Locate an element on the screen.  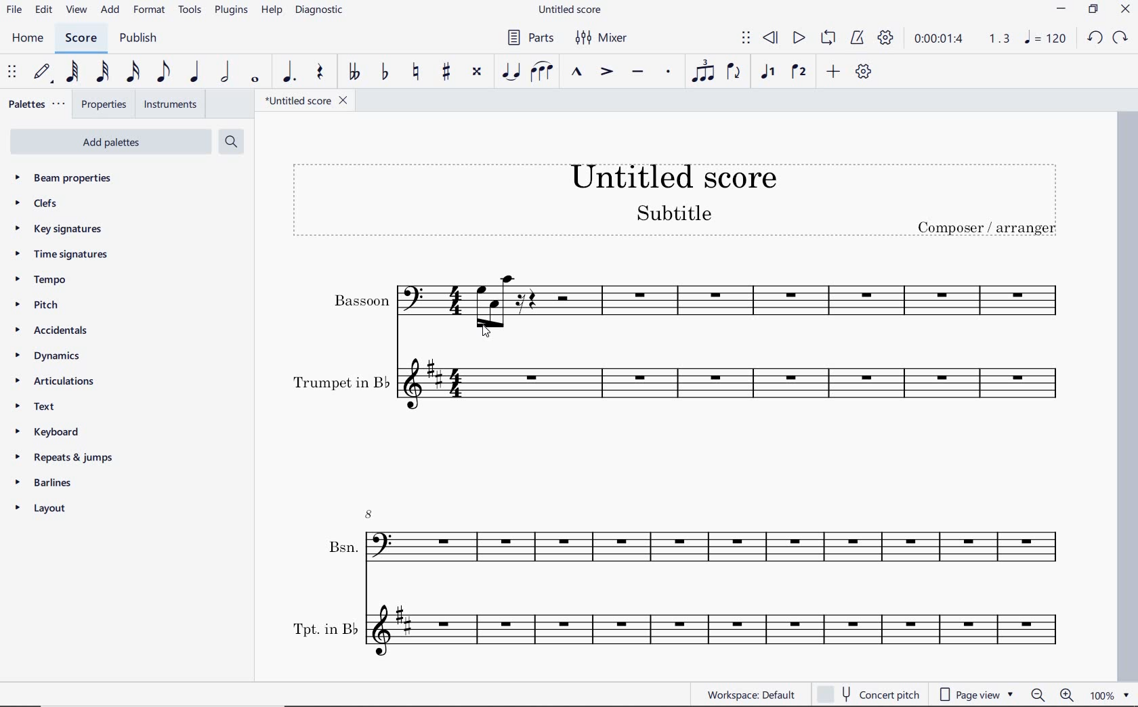
text is located at coordinates (37, 406).